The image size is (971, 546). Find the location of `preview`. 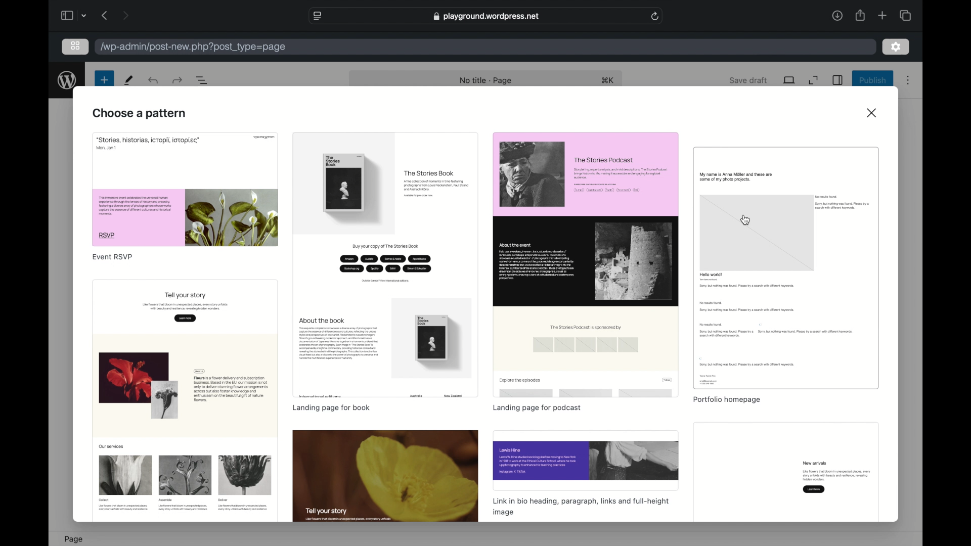

preview is located at coordinates (786, 473).